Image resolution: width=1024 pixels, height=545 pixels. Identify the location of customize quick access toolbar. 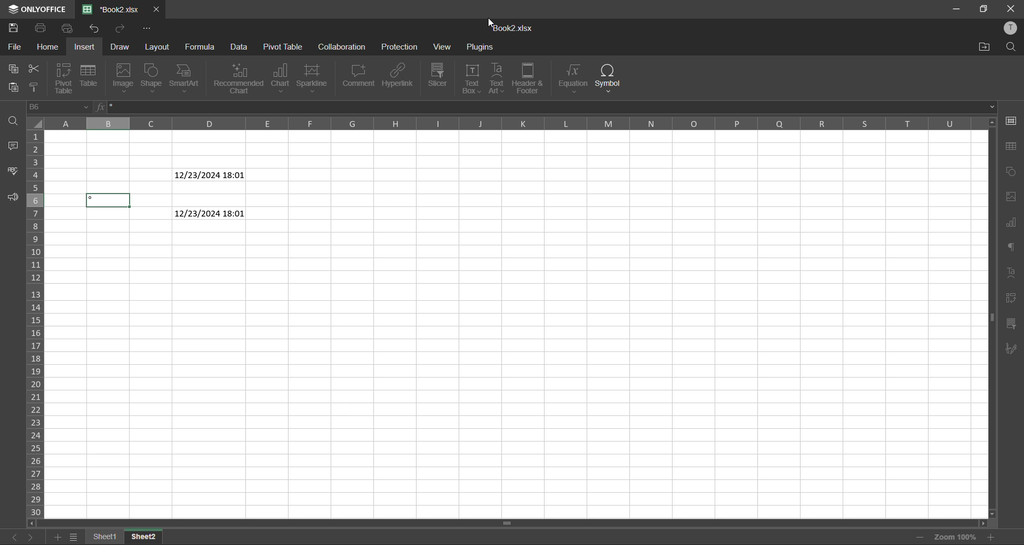
(147, 28).